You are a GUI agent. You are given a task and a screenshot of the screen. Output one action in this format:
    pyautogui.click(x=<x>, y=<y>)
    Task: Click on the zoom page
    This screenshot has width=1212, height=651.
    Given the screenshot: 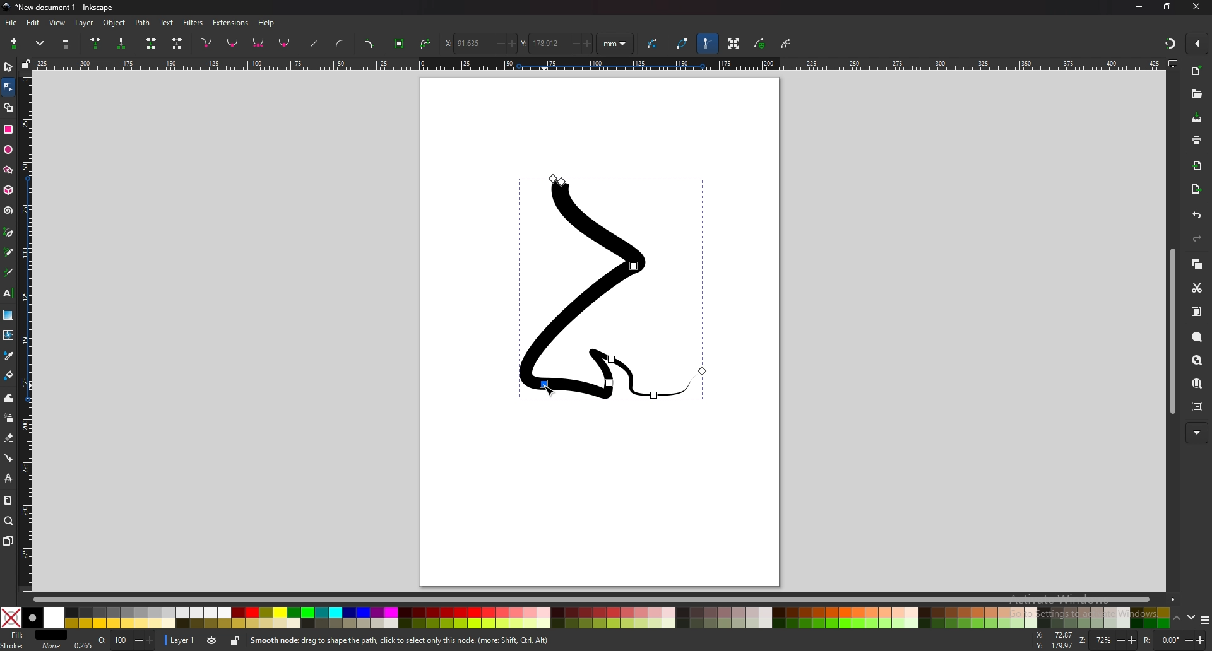 What is the action you would take?
    pyautogui.click(x=1197, y=383)
    